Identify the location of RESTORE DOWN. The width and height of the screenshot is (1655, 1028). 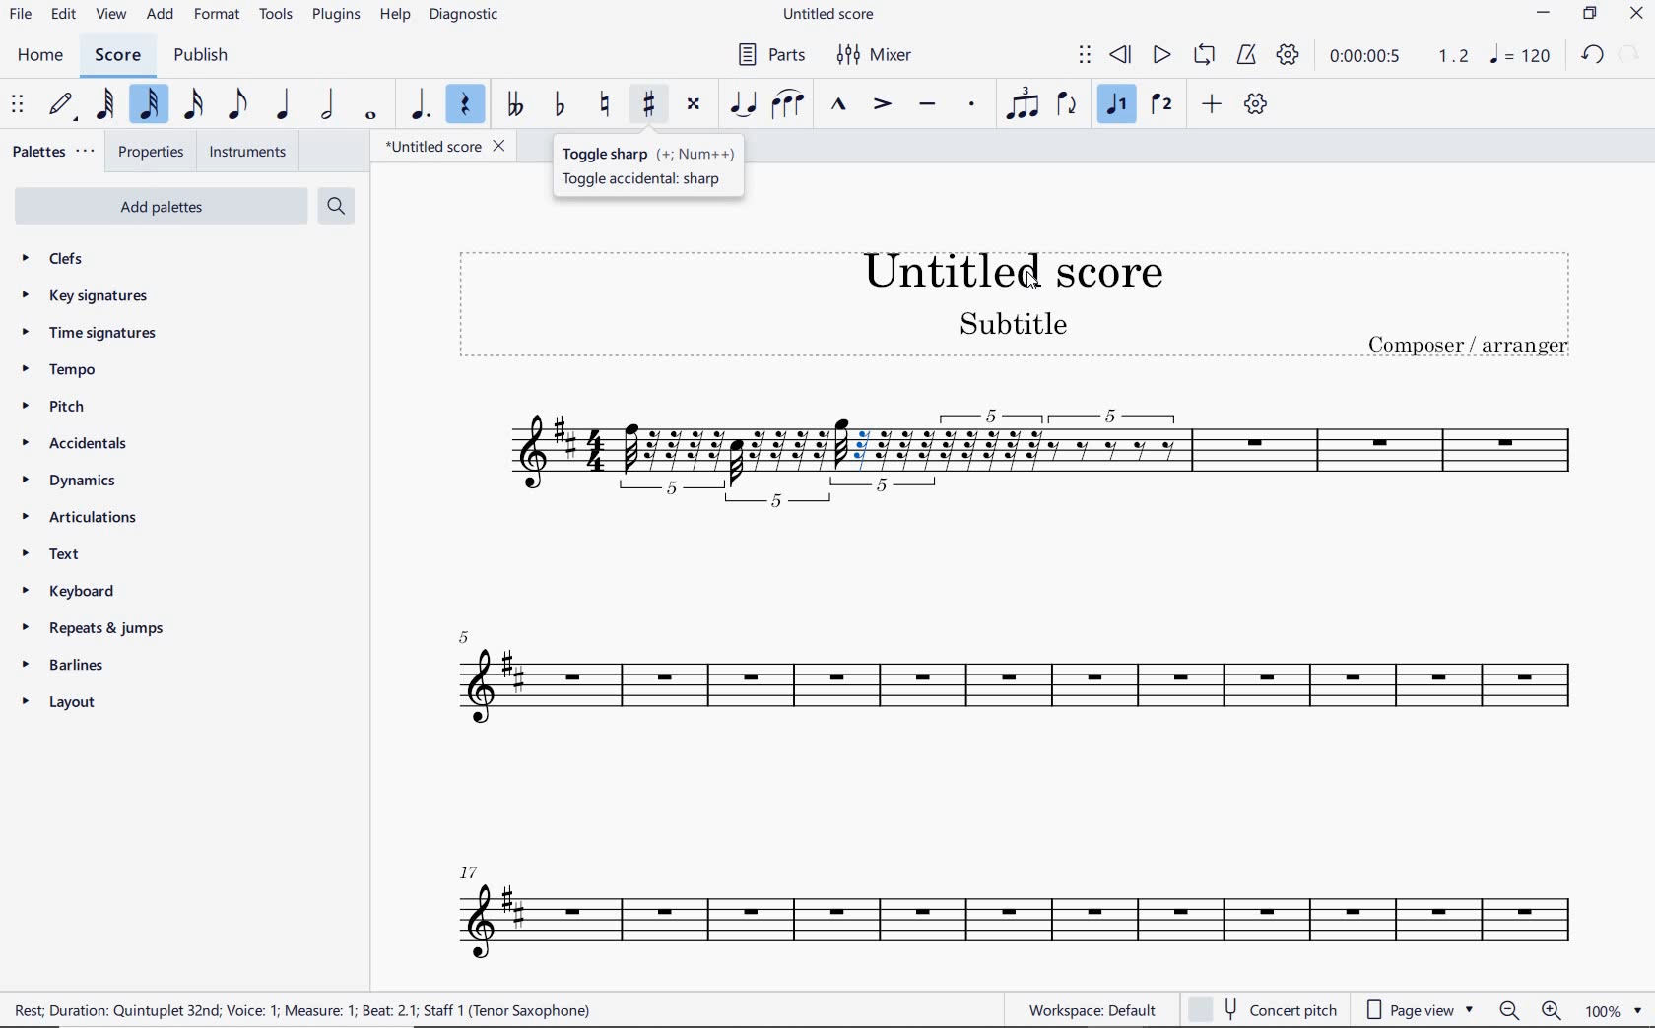
(1590, 14).